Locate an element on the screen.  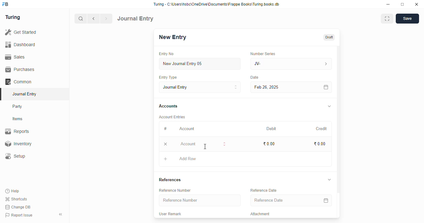
accounts is located at coordinates (168, 106).